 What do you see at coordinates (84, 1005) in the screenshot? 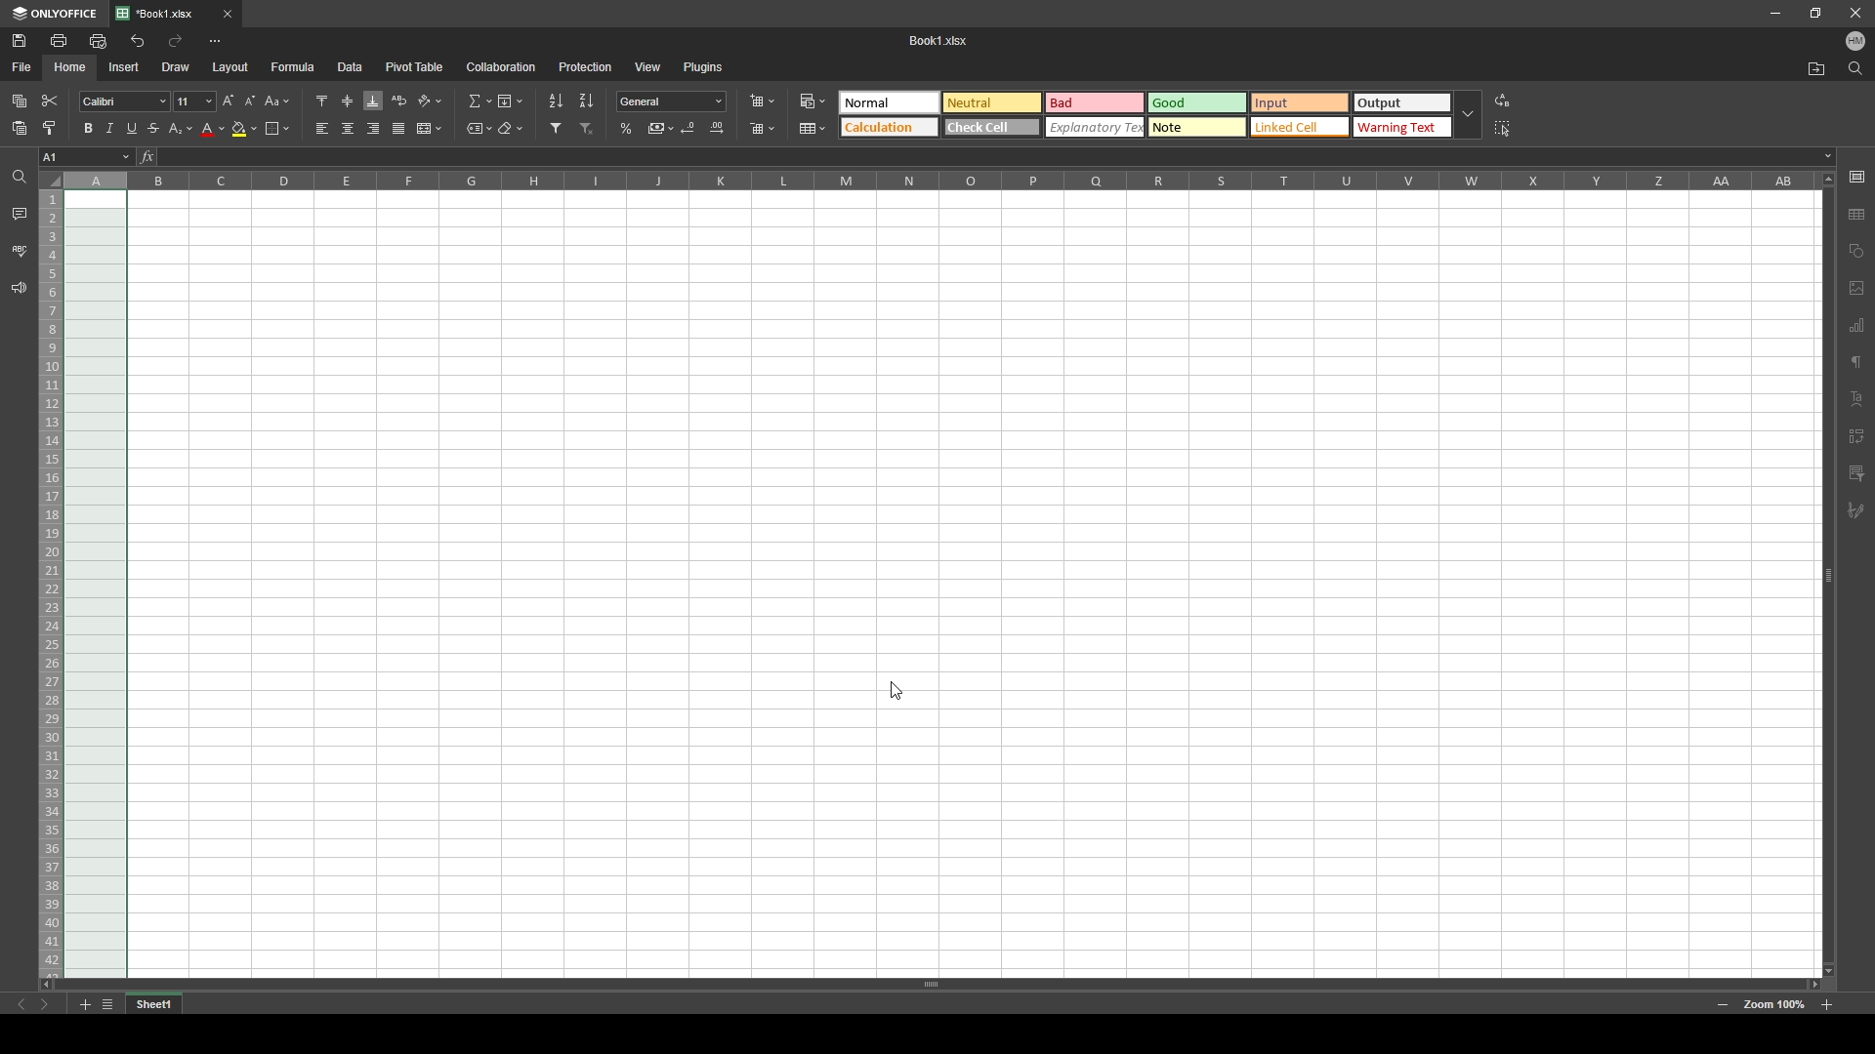
I see `add sheet` at bounding box center [84, 1005].